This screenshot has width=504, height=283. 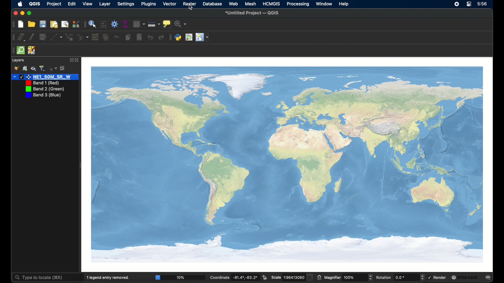 I want to click on copy, so click(x=128, y=37).